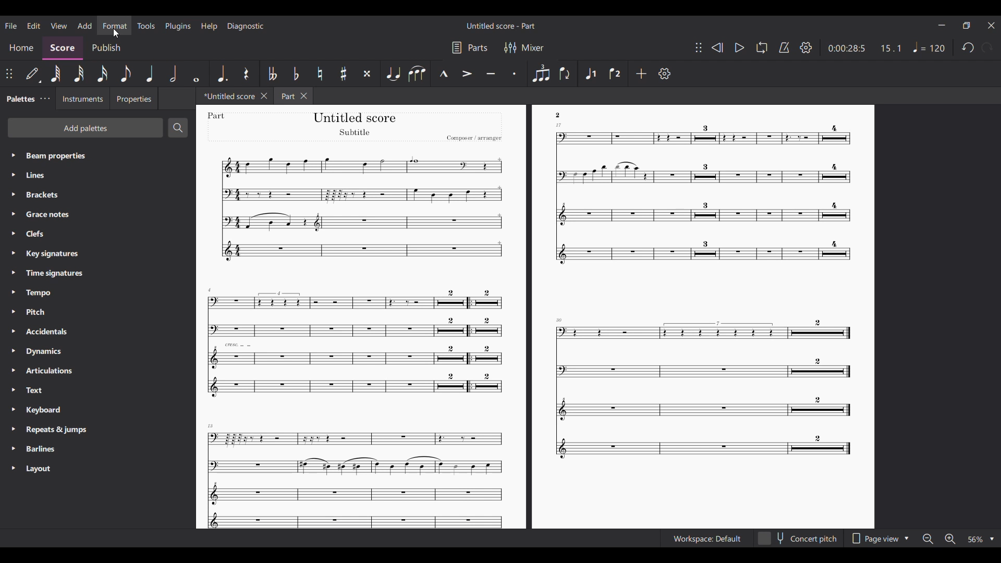  What do you see at coordinates (135, 99) in the screenshot?
I see `Properties tab` at bounding box center [135, 99].